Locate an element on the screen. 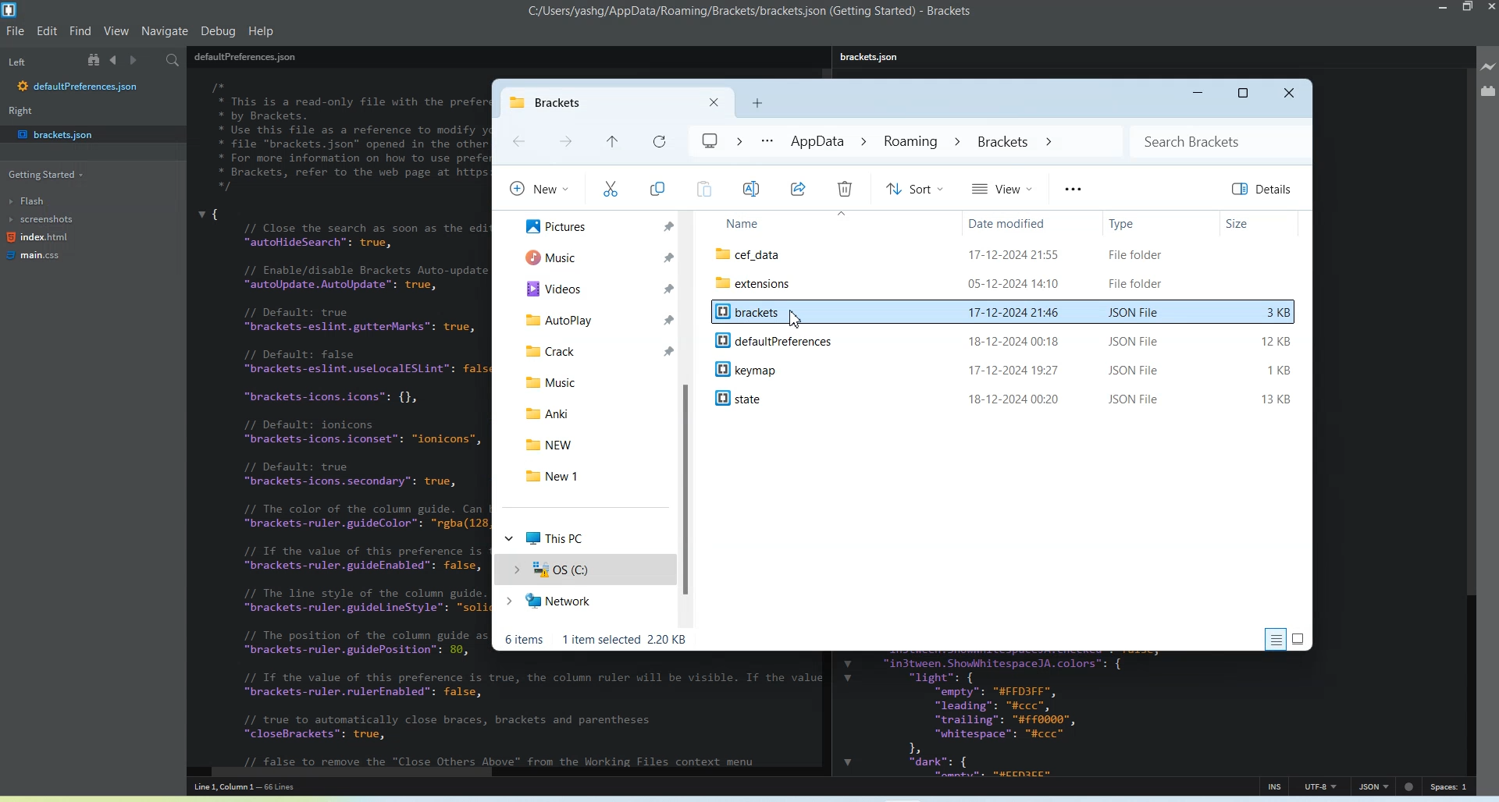 The height and width of the screenshot is (802, 1499). Navigate Backwards is located at coordinates (116, 60).